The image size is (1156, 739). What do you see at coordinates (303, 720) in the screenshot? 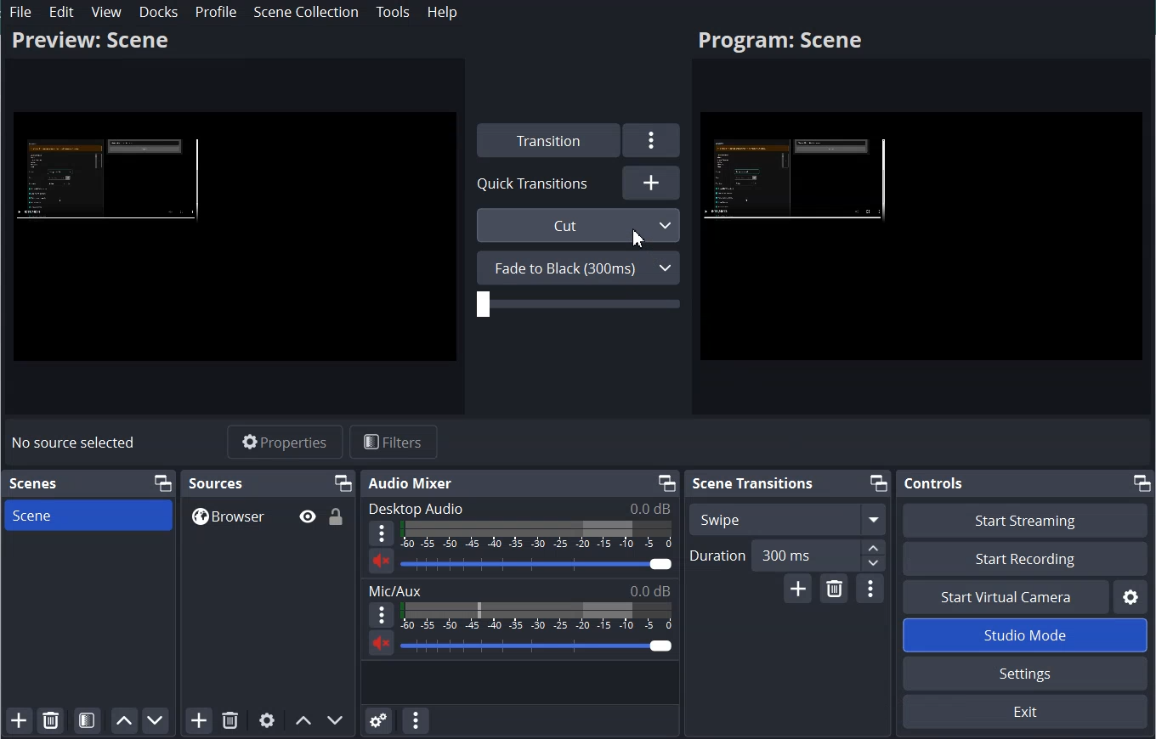
I see `Move Source Up` at bounding box center [303, 720].